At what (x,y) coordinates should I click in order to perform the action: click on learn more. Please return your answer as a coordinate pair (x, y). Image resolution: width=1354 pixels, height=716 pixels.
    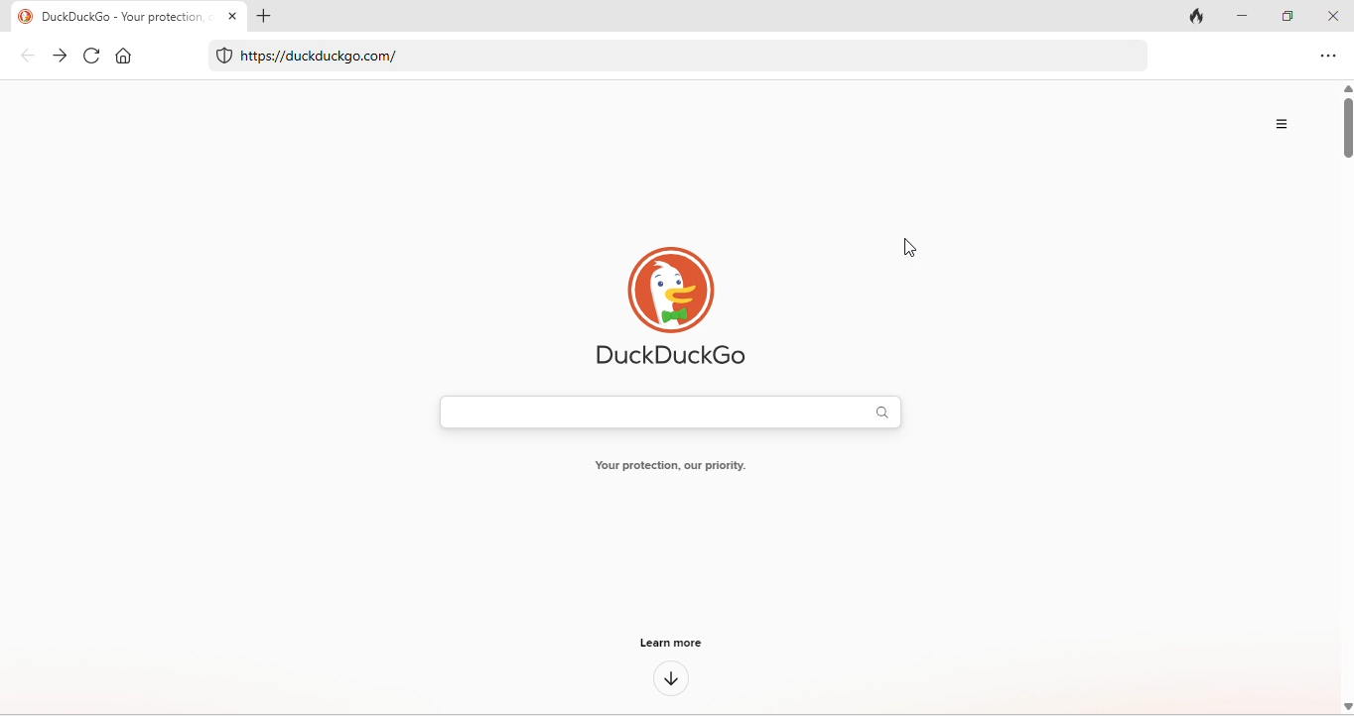
    Looking at the image, I should click on (672, 642).